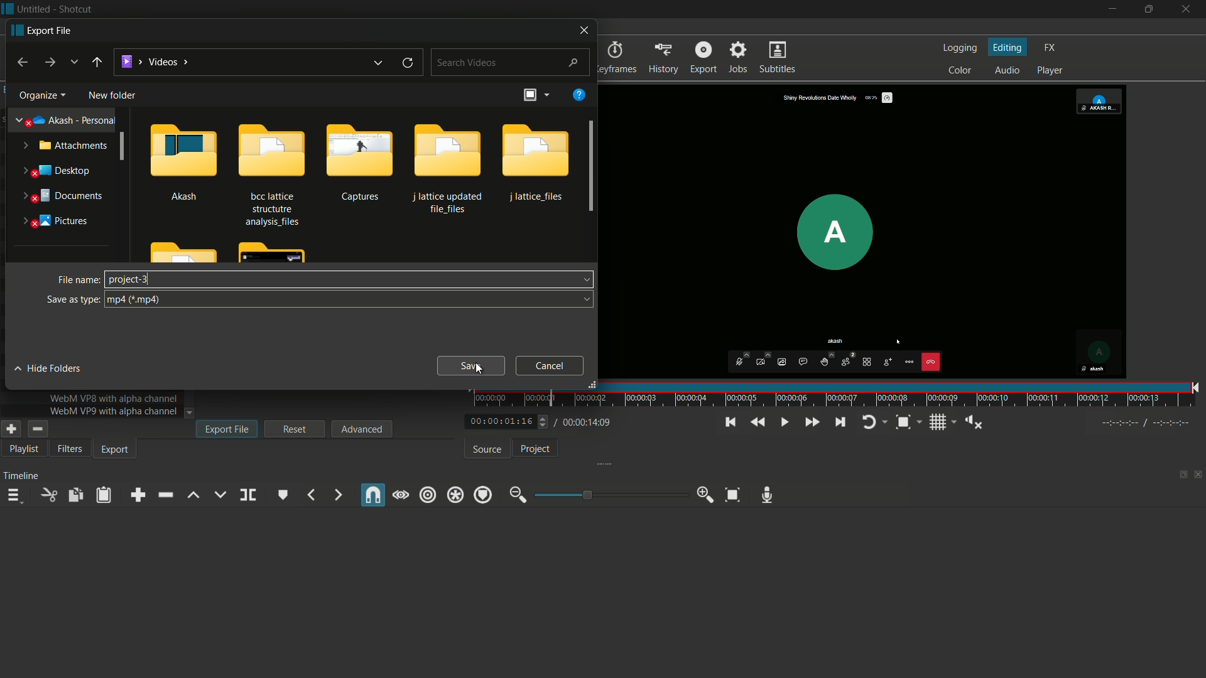 The height and width of the screenshot is (678, 1206). Describe the element at coordinates (128, 279) in the screenshot. I see `project-3` at that location.